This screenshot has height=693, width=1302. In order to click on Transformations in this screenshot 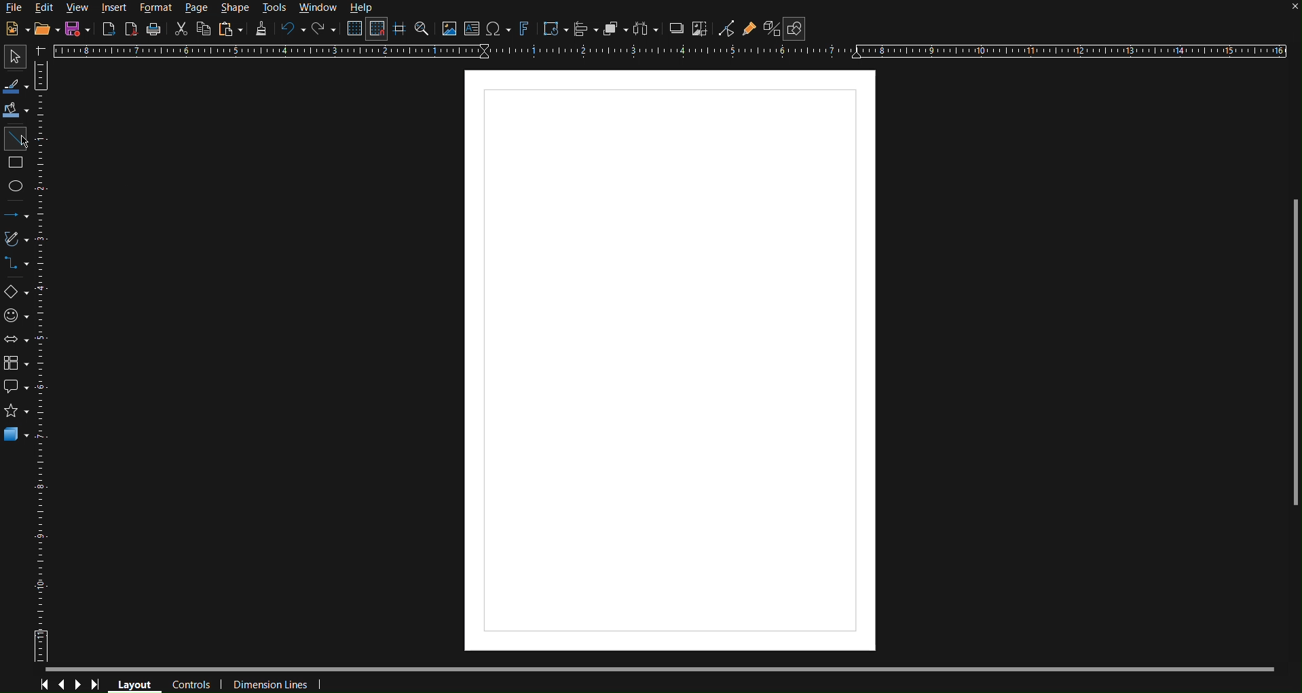, I will do `click(554, 29)`.